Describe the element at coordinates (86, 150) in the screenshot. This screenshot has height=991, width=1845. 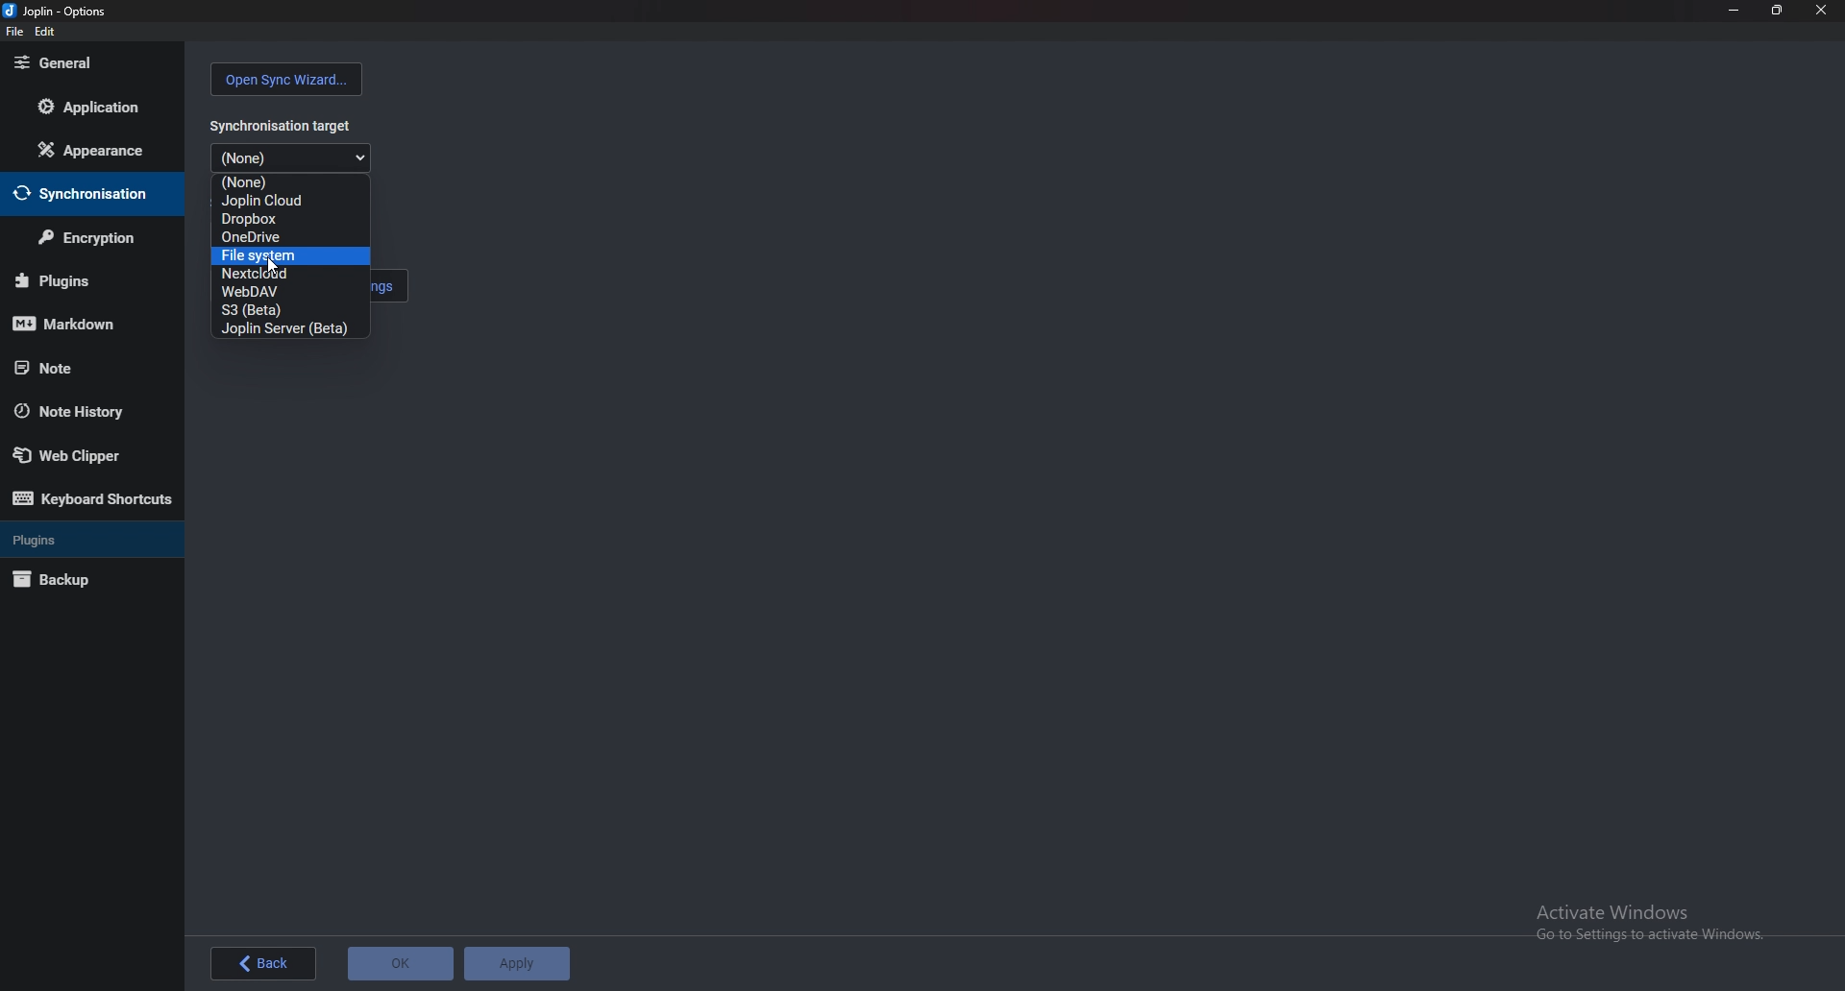
I see `Appearance` at that location.